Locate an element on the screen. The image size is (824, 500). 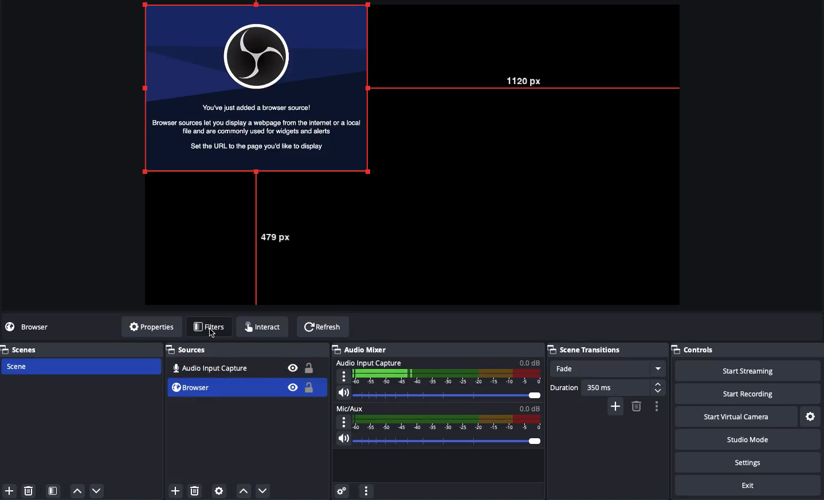
Scene filter is located at coordinates (54, 491).